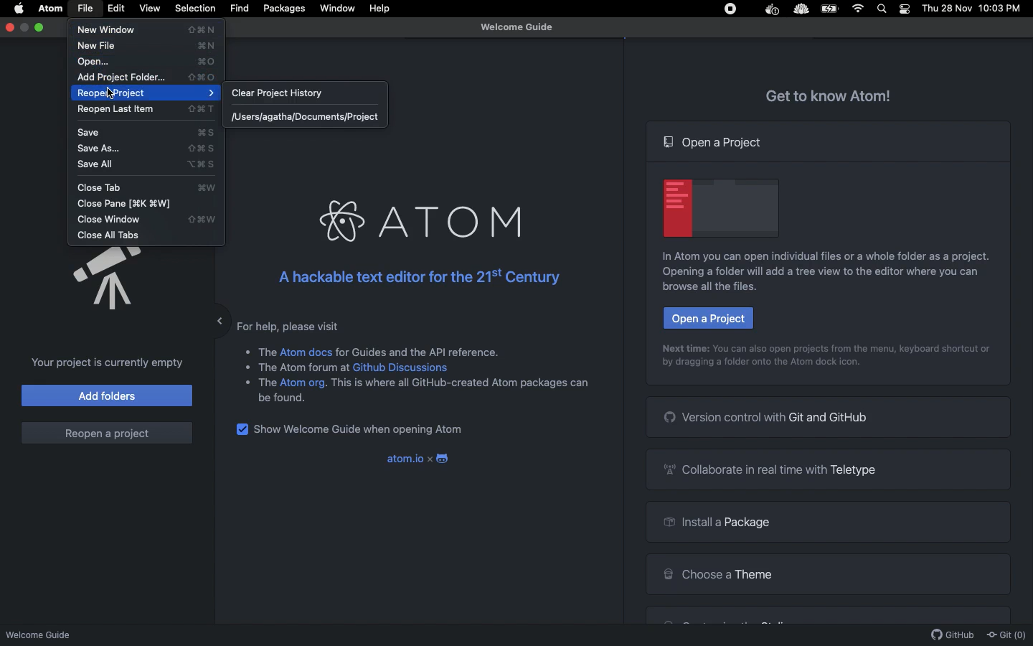  What do you see at coordinates (117, 9) in the screenshot?
I see `Edit` at bounding box center [117, 9].